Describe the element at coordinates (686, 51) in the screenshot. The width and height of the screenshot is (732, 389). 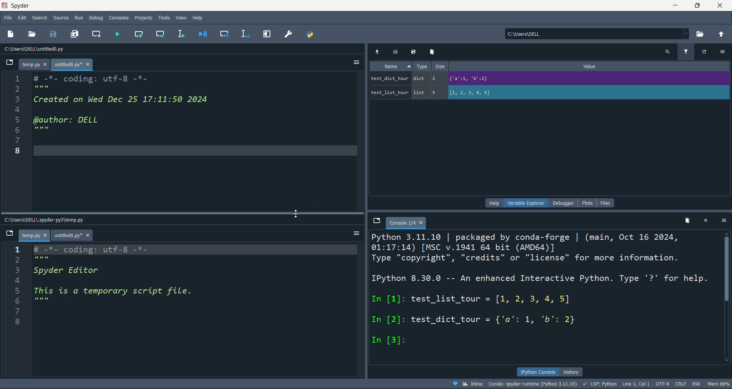
I see `filter variables` at that location.